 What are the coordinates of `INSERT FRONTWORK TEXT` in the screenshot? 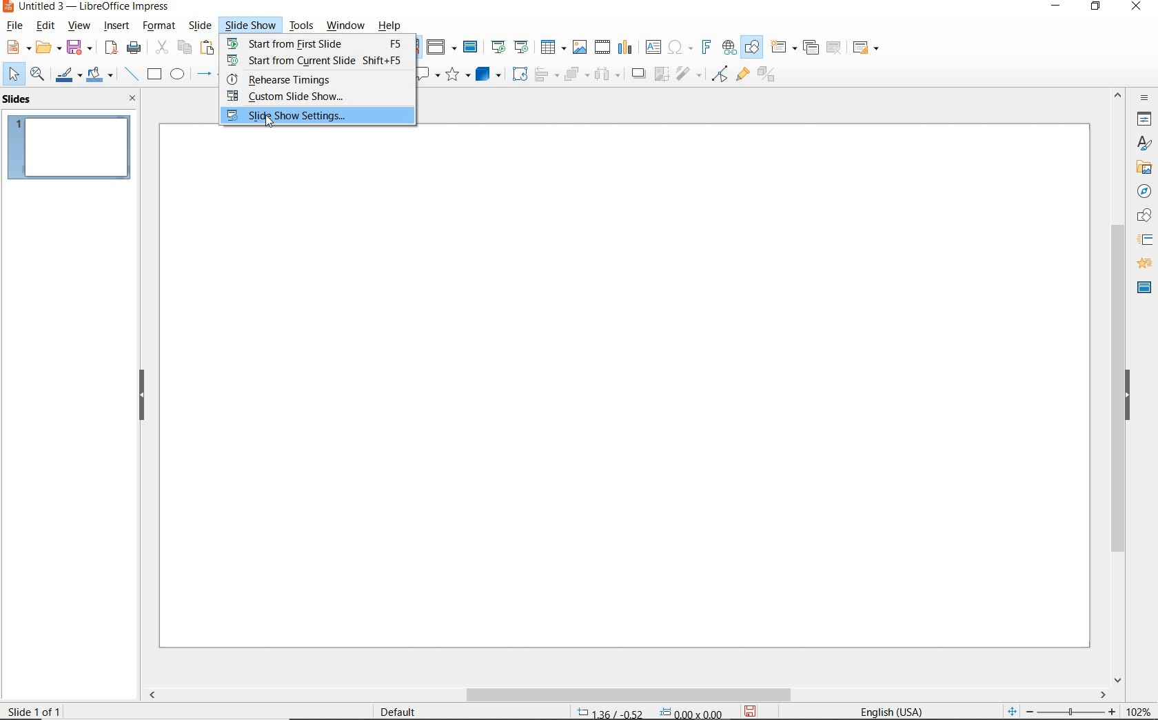 It's located at (704, 46).